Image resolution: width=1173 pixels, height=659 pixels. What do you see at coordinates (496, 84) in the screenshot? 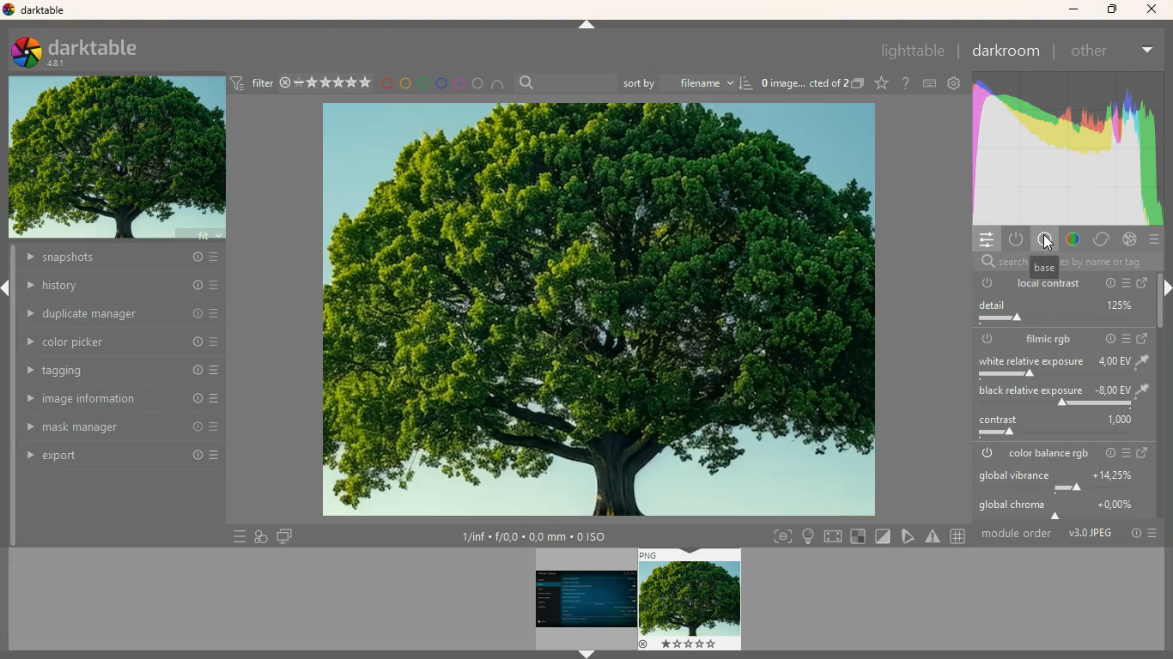
I see `semi circle` at bounding box center [496, 84].